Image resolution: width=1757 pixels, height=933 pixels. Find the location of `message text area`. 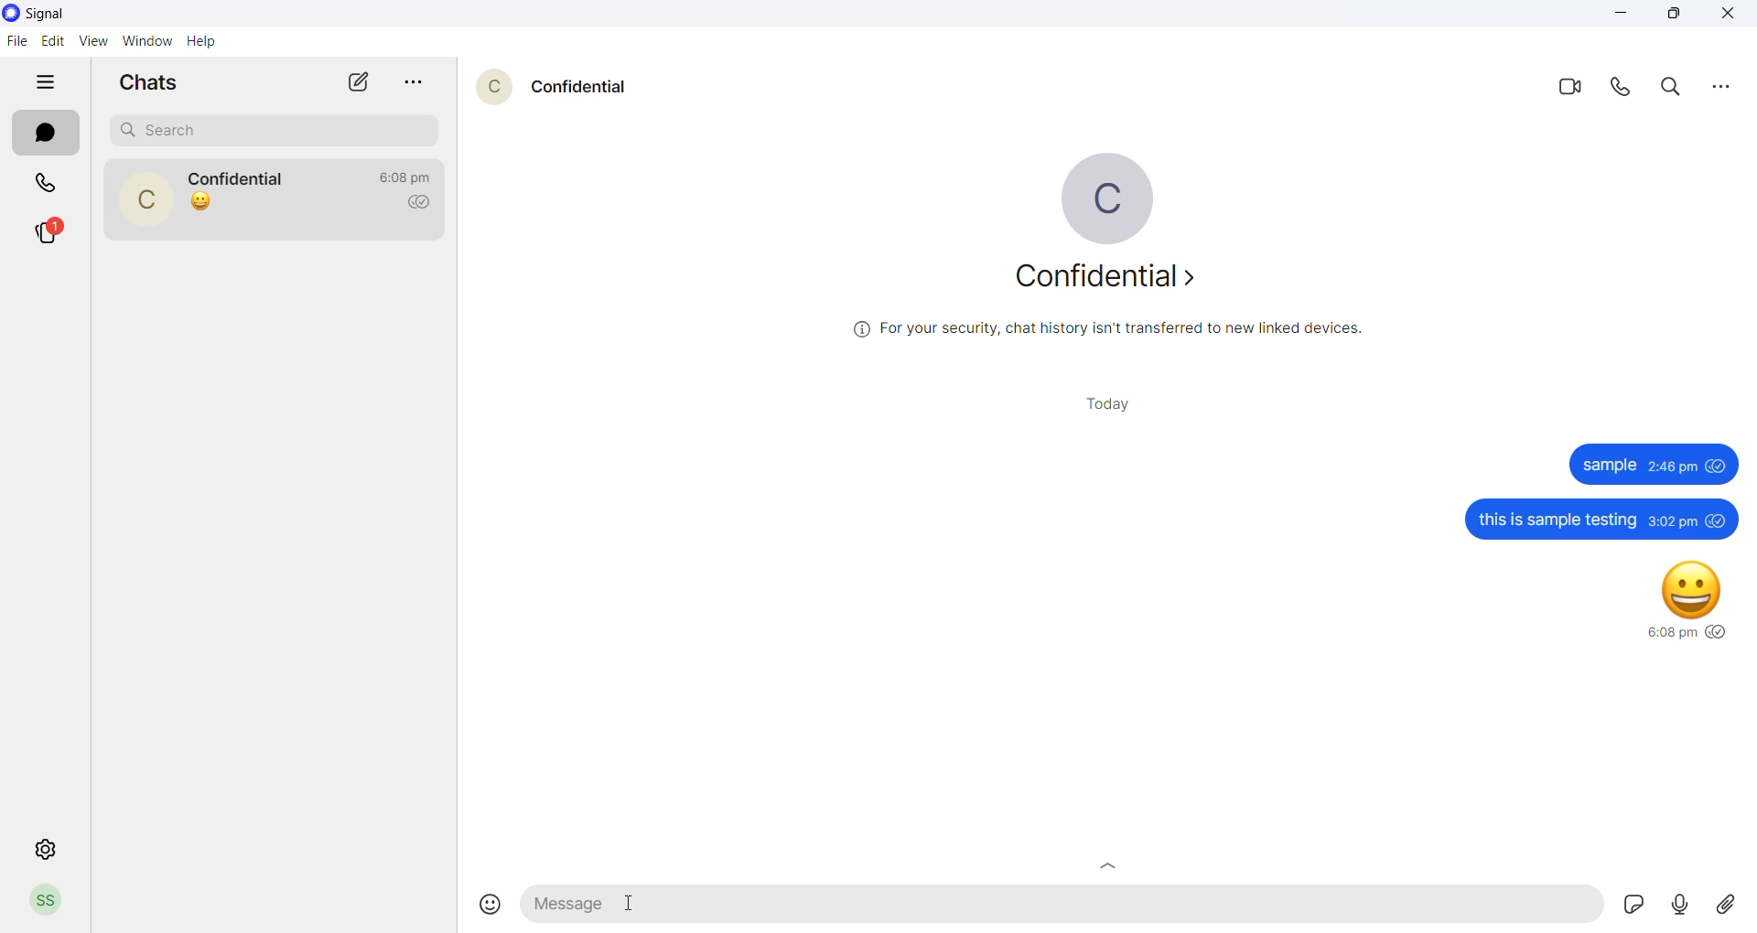

message text area is located at coordinates (1067, 903).